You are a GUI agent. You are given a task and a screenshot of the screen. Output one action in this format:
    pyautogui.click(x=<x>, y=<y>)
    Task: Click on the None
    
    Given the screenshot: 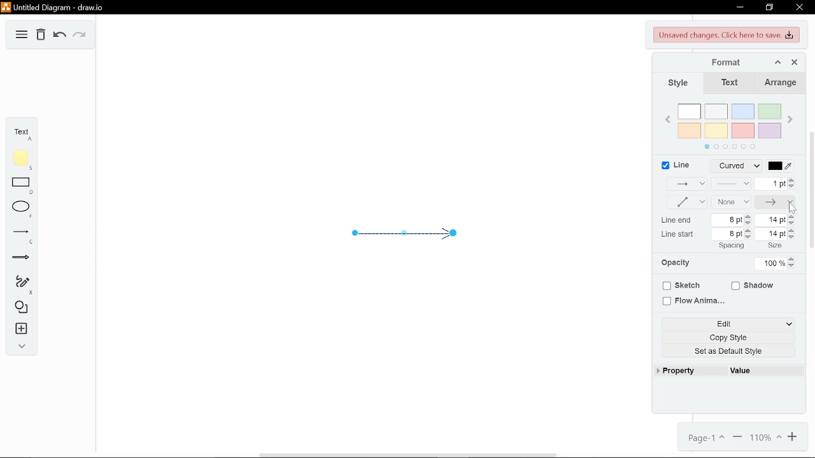 What is the action you would take?
    pyautogui.click(x=732, y=203)
    